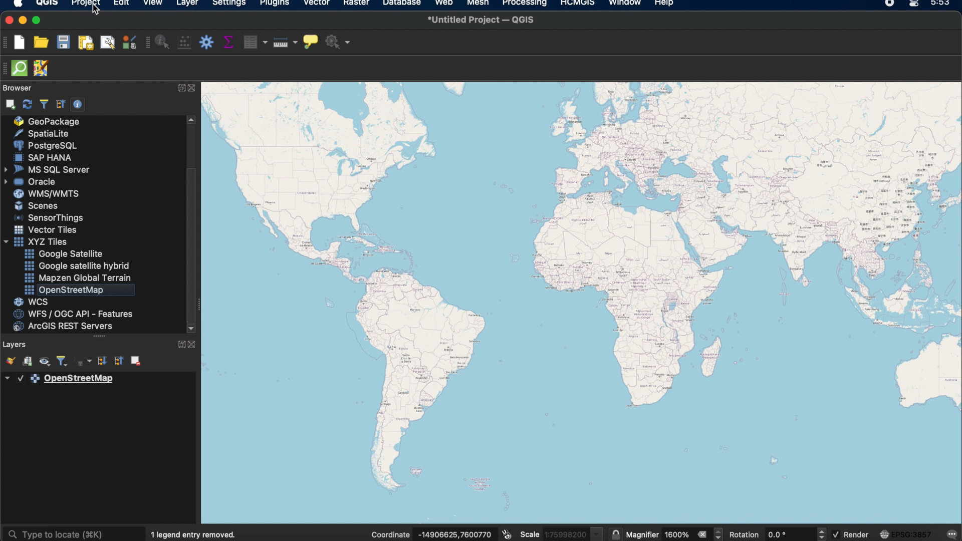 The image size is (962, 541). I want to click on enable/disable properties widget, so click(79, 104).